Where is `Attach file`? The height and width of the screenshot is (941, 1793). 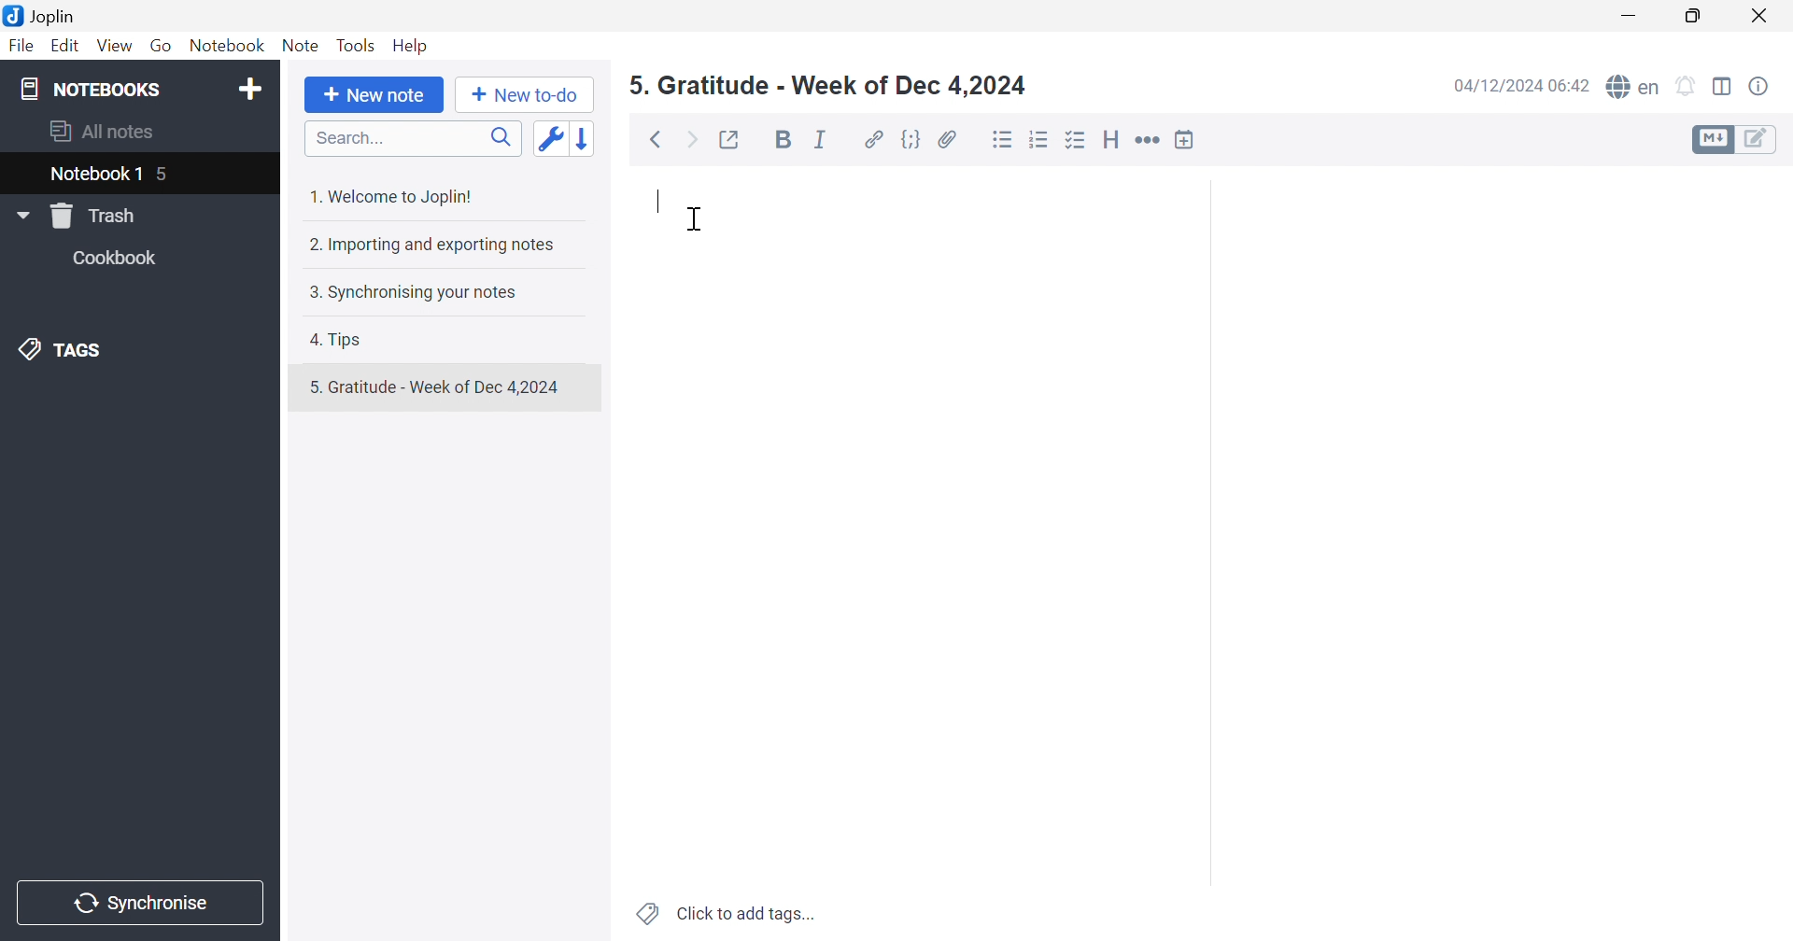
Attach file is located at coordinates (948, 138).